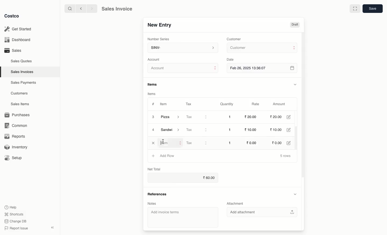 This screenshot has height=235, width=387. What do you see at coordinates (264, 212) in the screenshot?
I see `‘Add attachment` at bounding box center [264, 212].